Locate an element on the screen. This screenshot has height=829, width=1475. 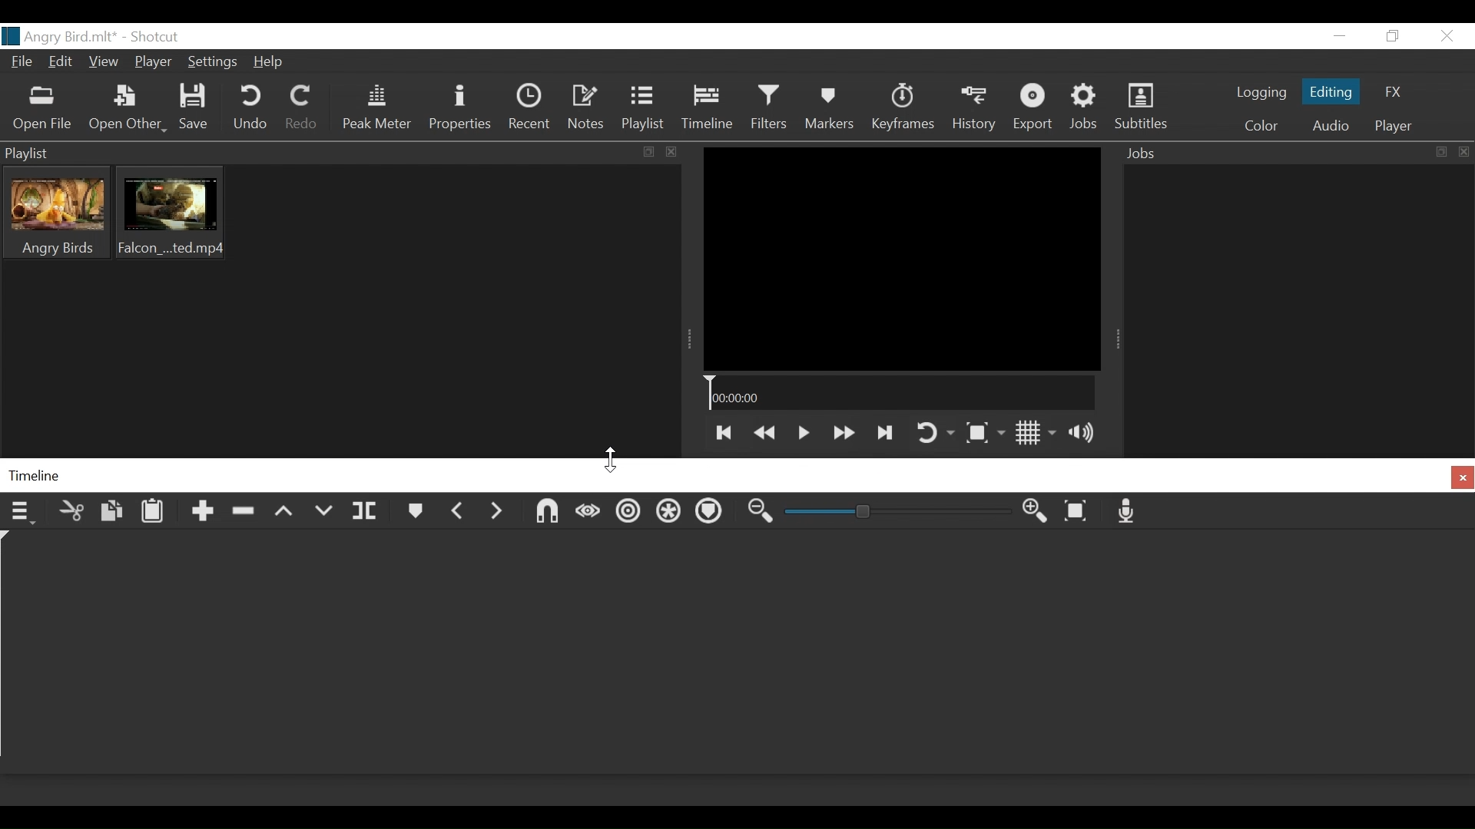
Timeline Panel is located at coordinates (737, 476).